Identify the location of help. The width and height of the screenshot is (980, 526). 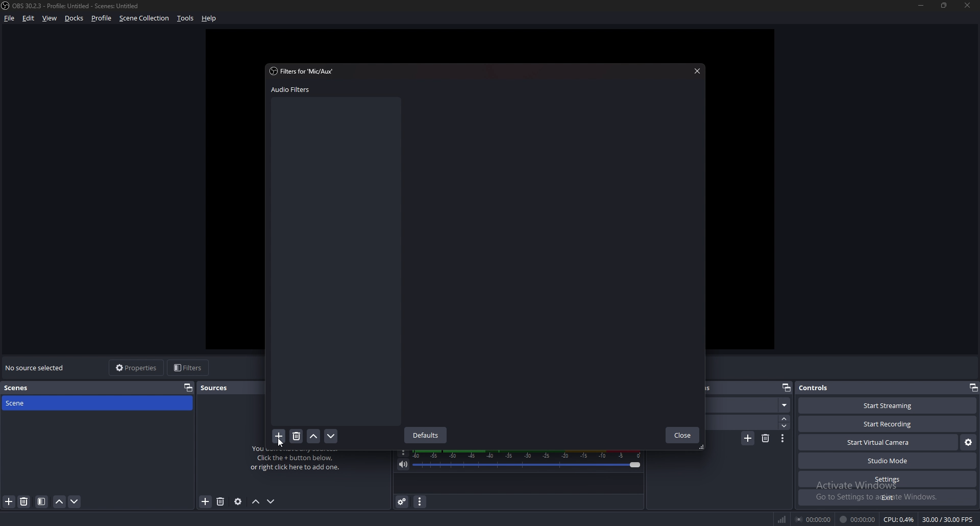
(211, 18).